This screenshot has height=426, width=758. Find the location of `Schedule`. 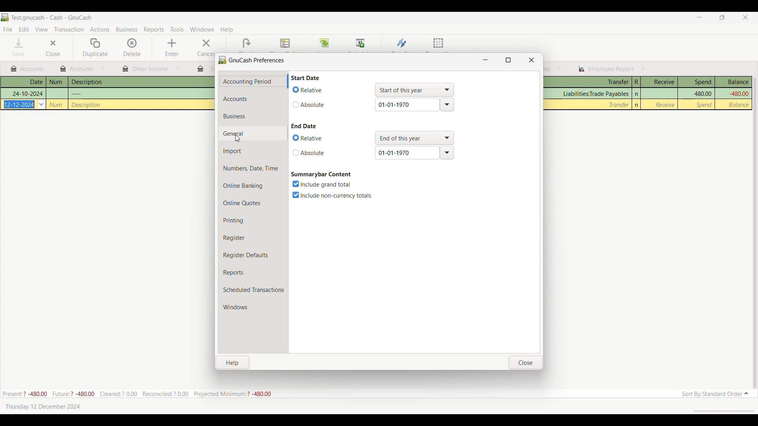

Schedule is located at coordinates (361, 43).